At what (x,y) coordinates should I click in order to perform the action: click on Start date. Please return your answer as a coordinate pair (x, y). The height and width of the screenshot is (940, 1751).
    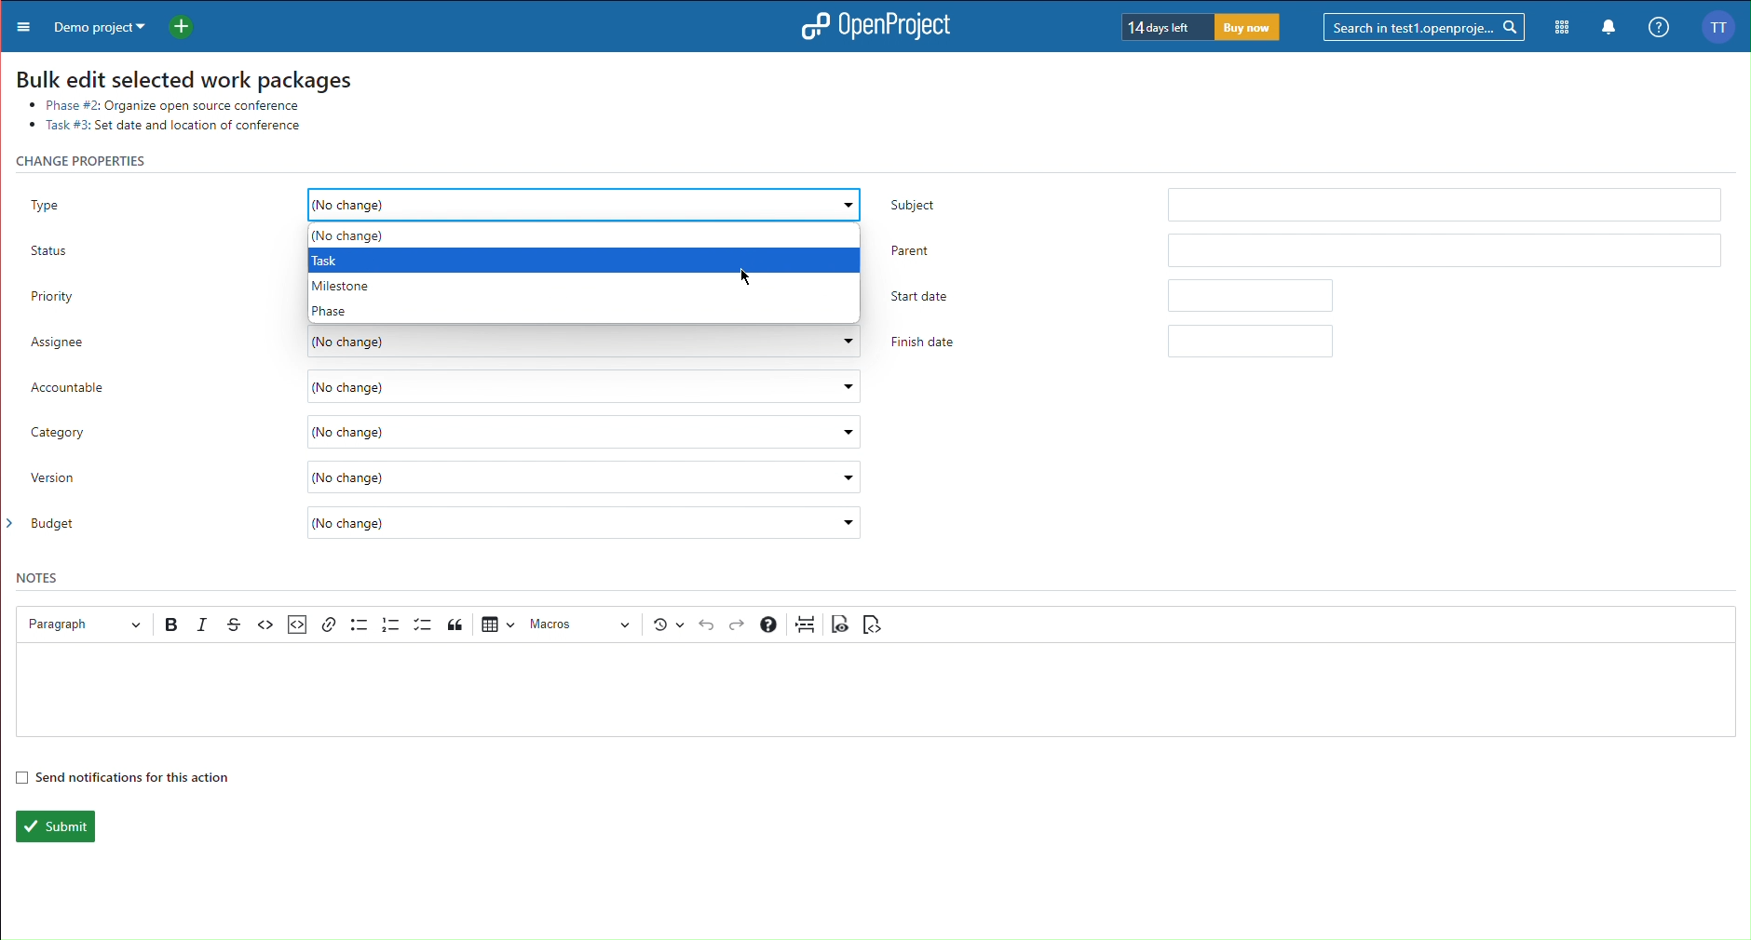
    Looking at the image, I should click on (1117, 293).